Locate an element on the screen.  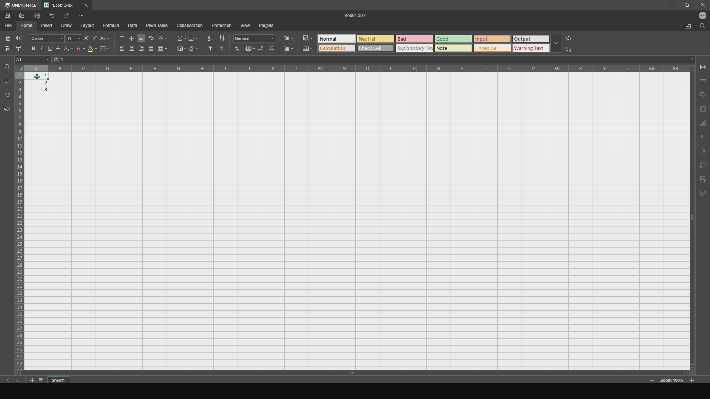
zoom in is located at coordinates (652, 381).